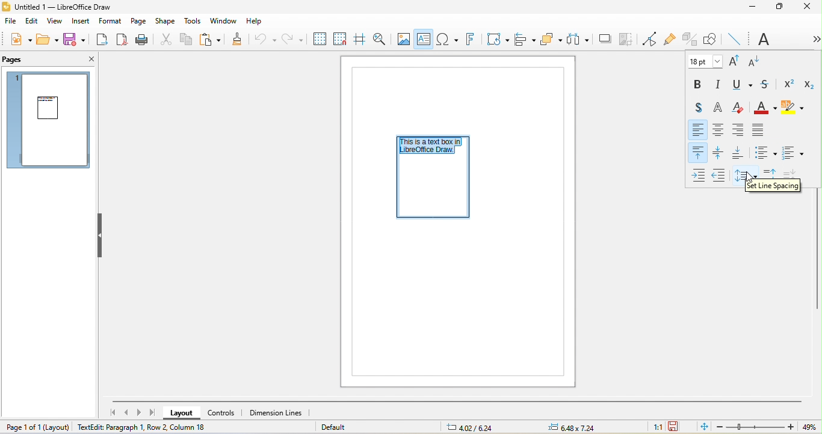  Describe the element at coordinates (791, 171) in the screenshot. I see `decrease paragraph spacing` at that location.